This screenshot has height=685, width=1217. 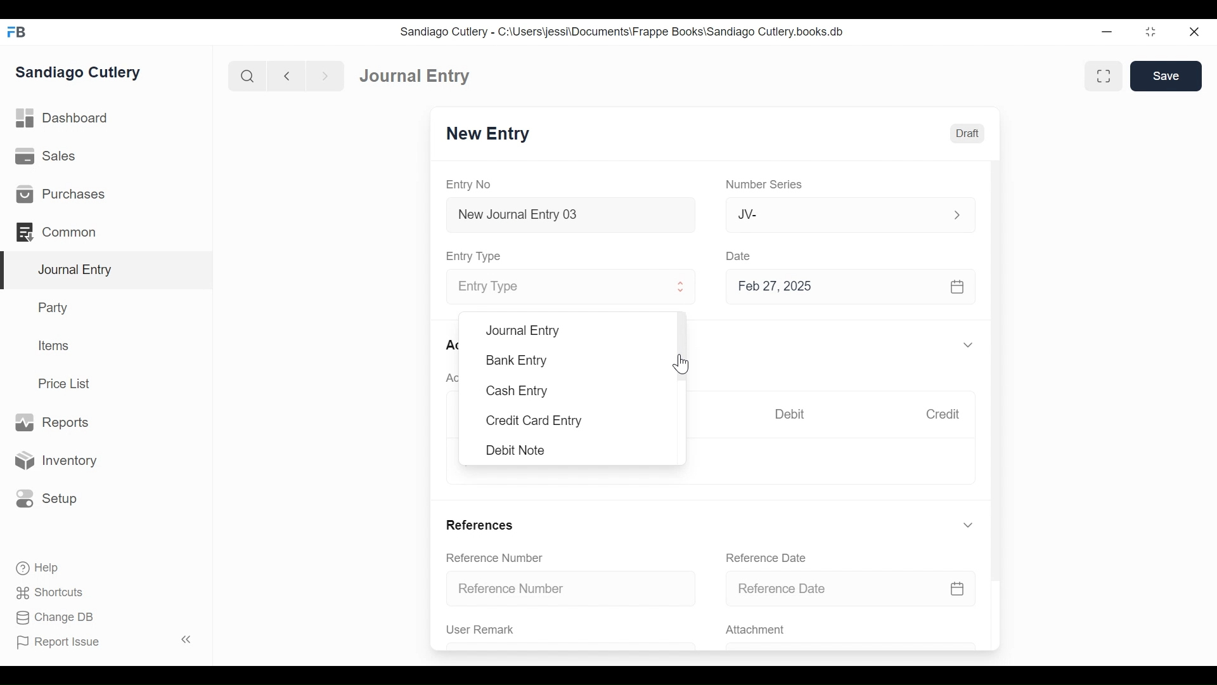 What do you see at coordinates (519, 361) in the screenshot?
I see `Bank Entry` at bounding box center [519, 361].